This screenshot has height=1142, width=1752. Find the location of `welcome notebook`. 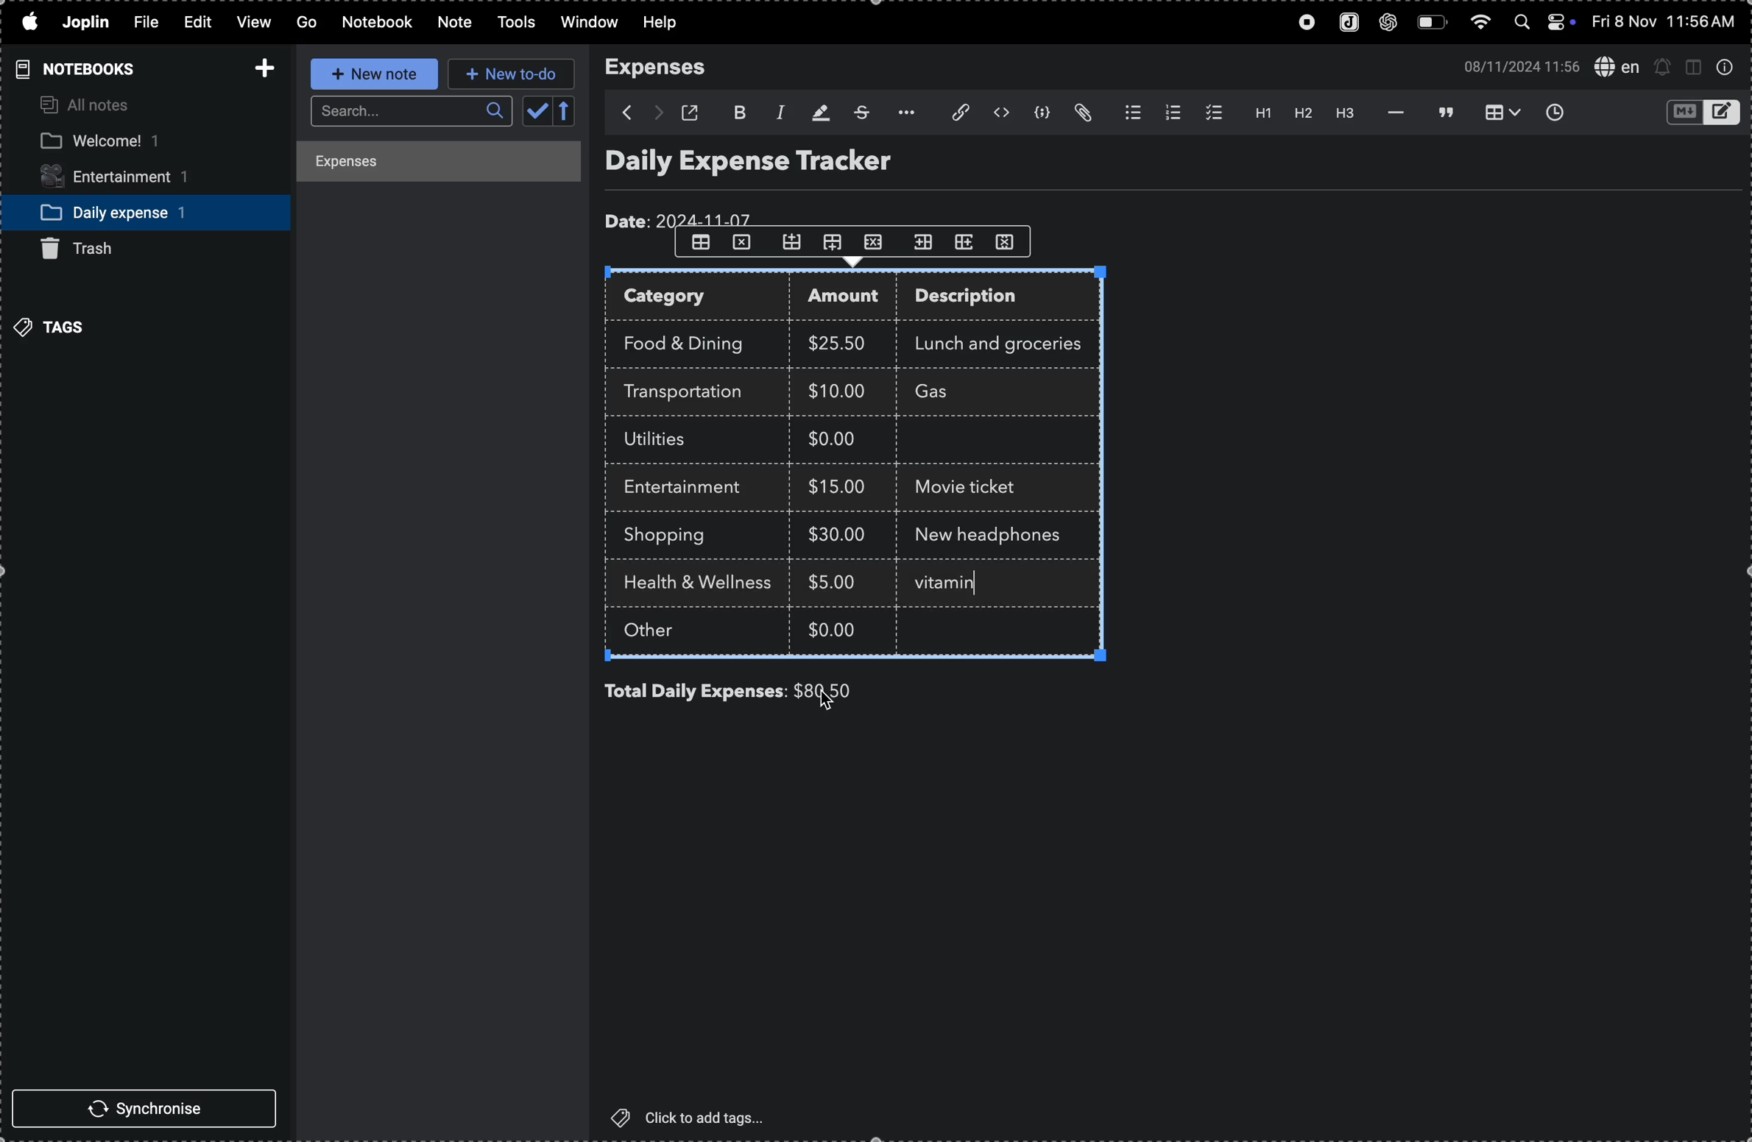

welcome notebook is located at coordinates (130, 142).